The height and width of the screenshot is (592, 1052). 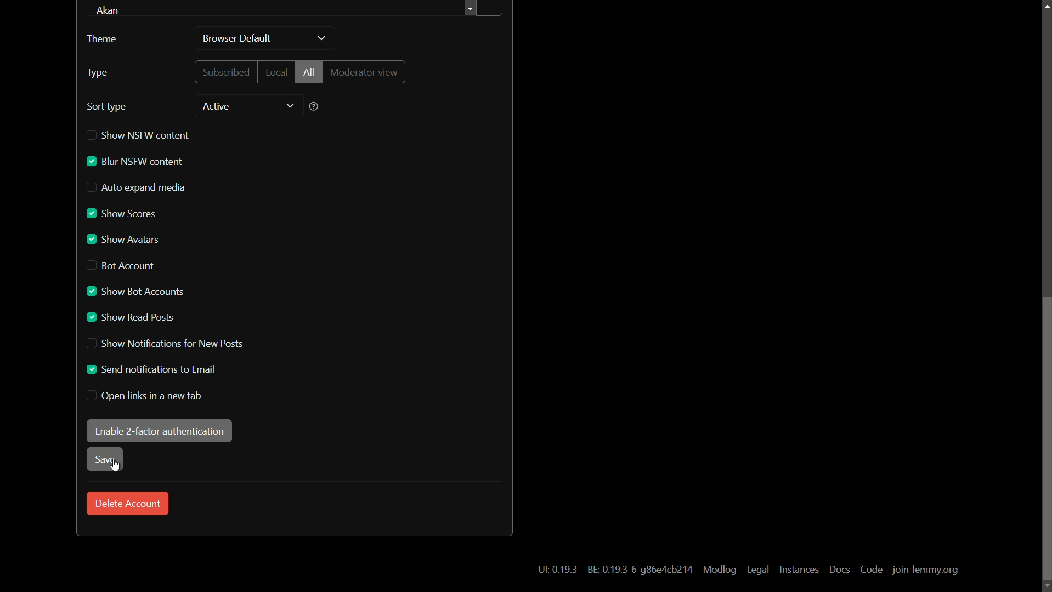 What do you see at coordinates (123, 240) in the screenshot?
I see `show avatars` at bounding box center [123, 240].